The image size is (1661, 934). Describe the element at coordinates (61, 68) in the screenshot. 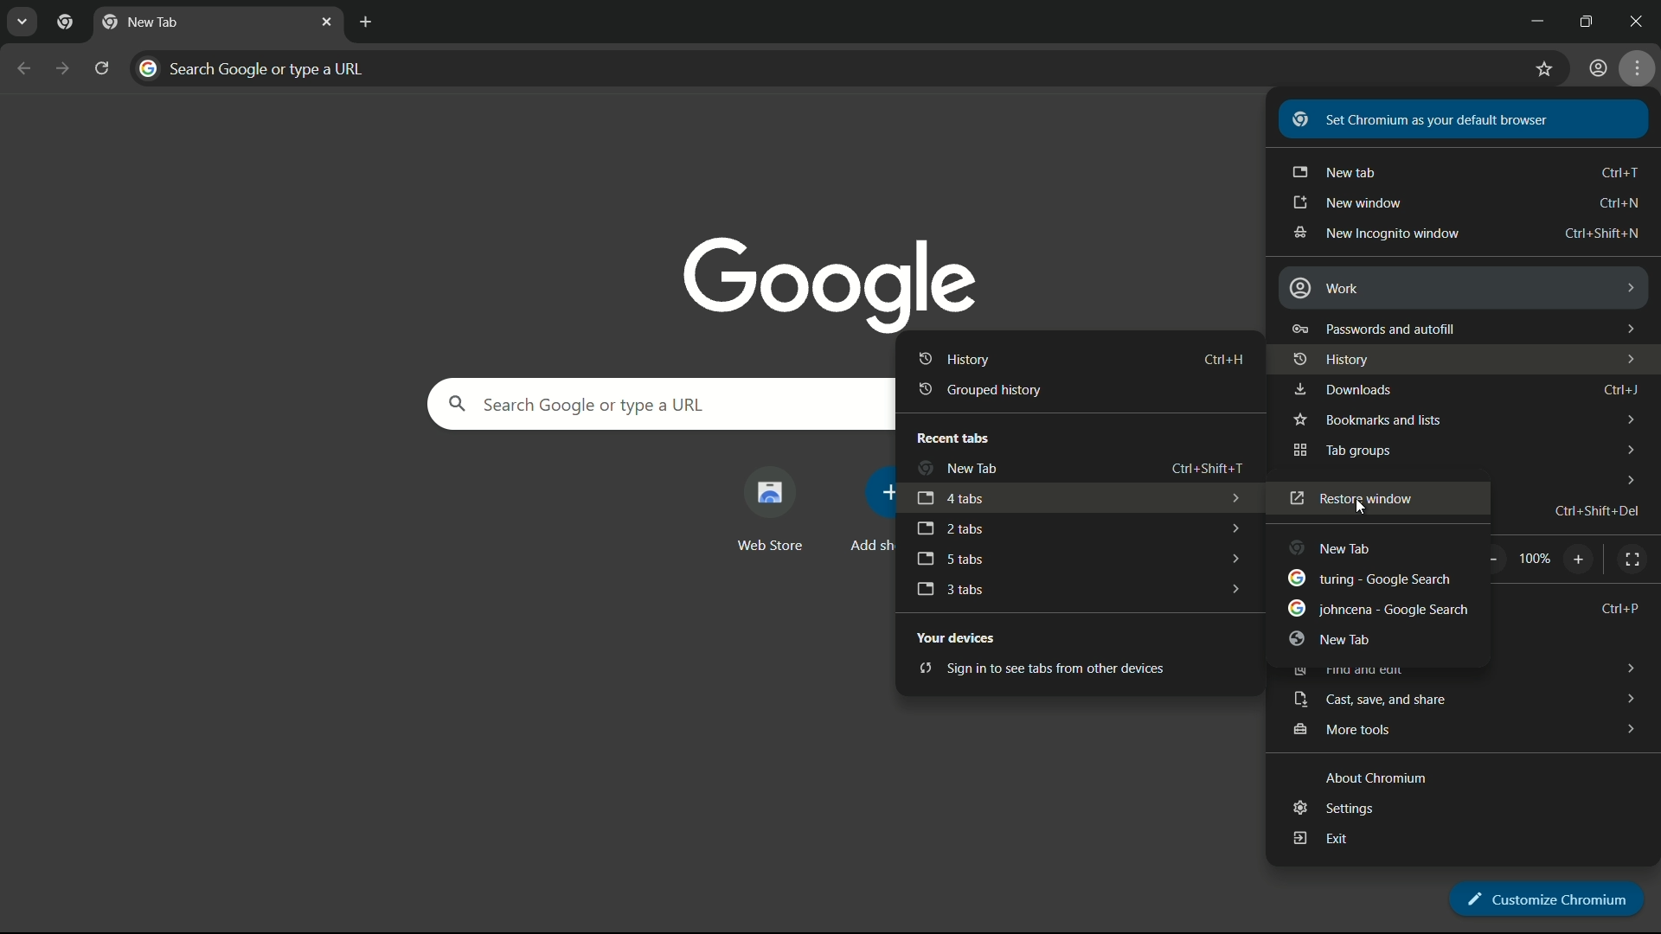

I see `forward` at that location.